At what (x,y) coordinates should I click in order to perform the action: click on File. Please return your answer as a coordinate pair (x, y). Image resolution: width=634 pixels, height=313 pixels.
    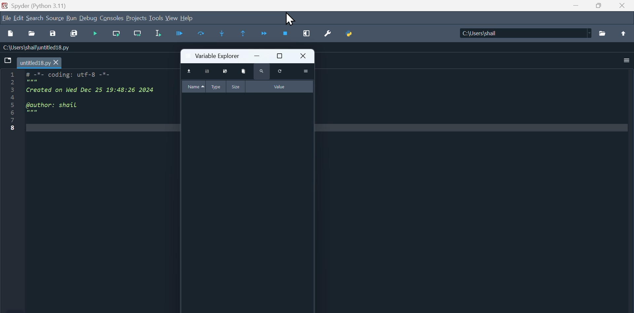
    Looking at the image, I should click on (6, 19).